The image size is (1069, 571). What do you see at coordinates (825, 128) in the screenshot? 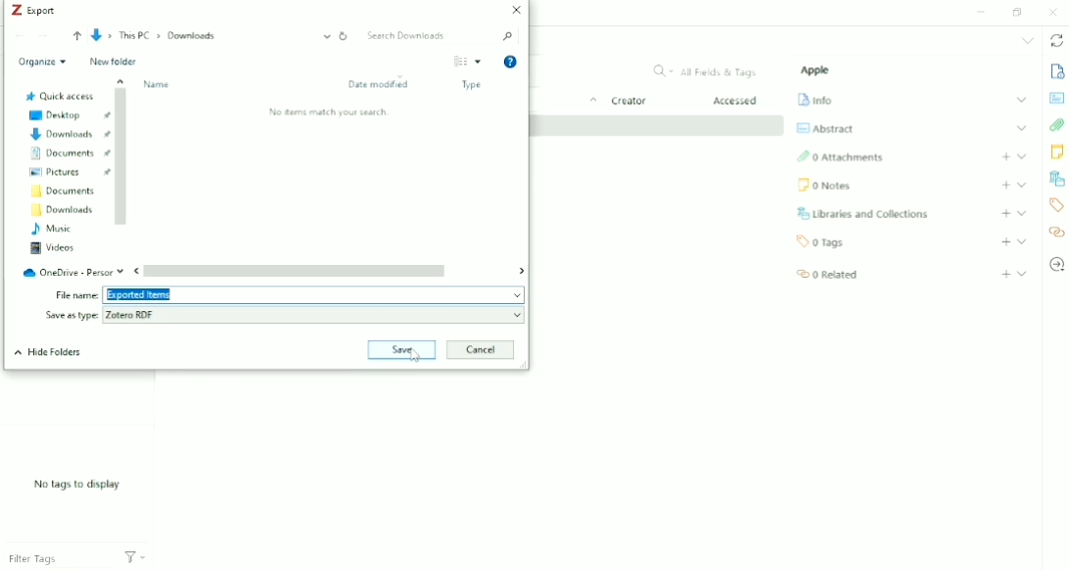
I see `Abstract` at bounding box center [825, 128].